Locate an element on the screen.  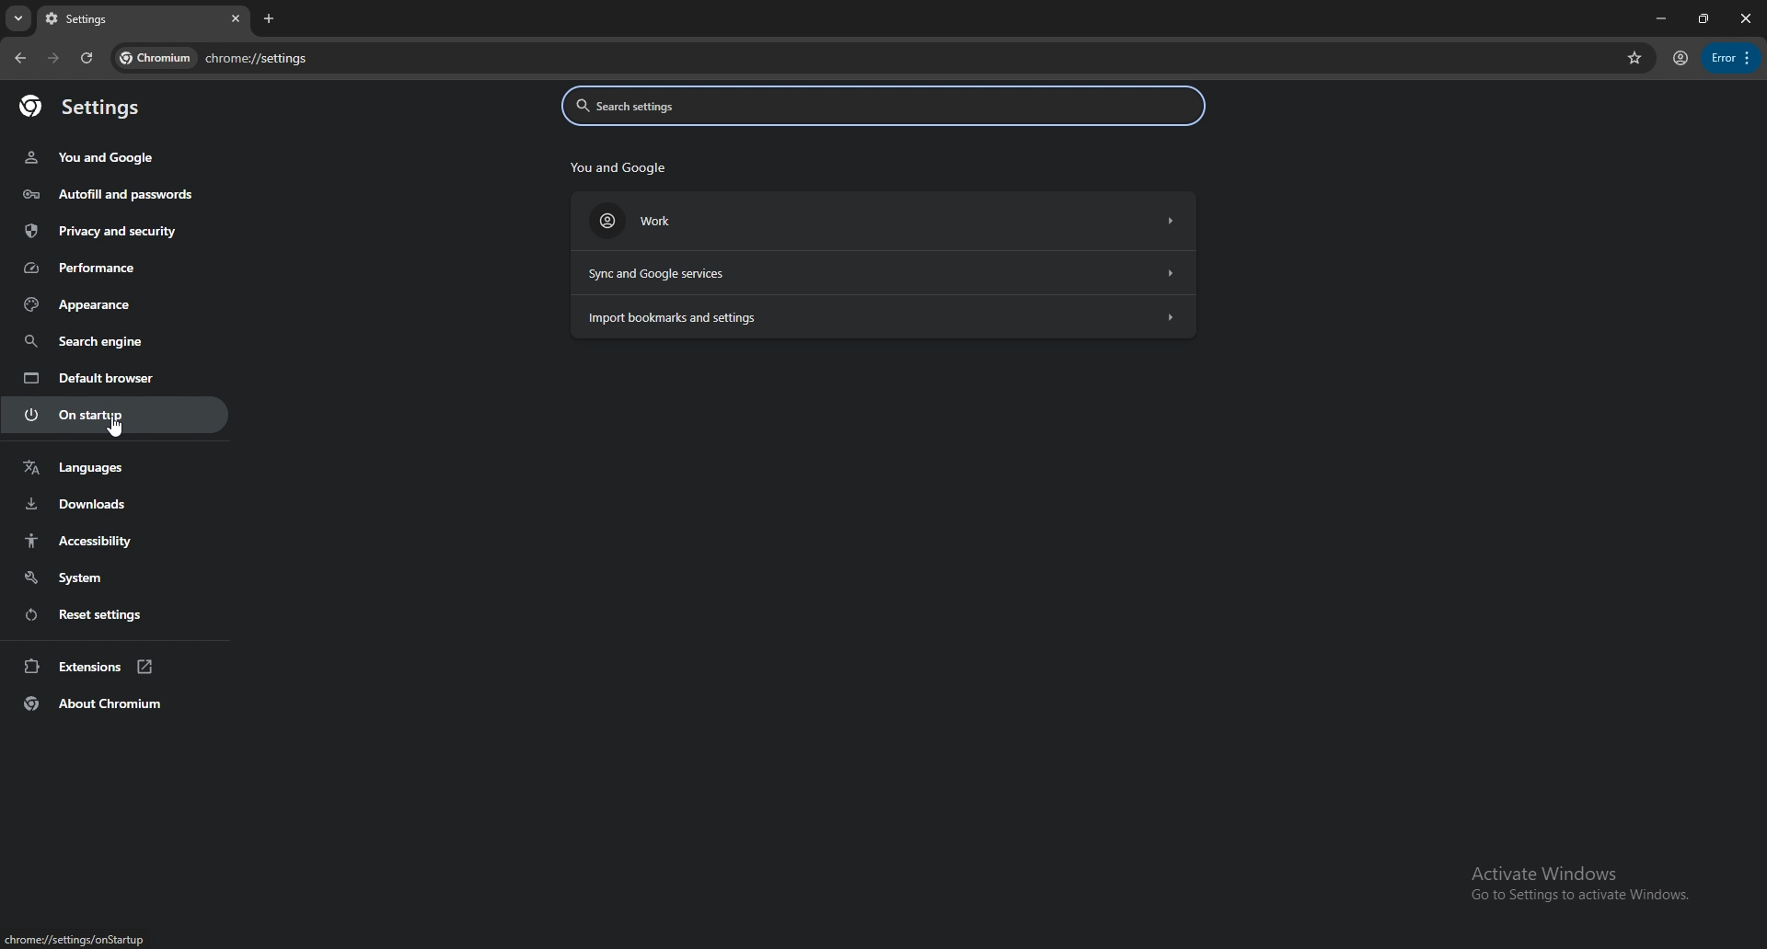
profile is located at coordinates (1680, 60).